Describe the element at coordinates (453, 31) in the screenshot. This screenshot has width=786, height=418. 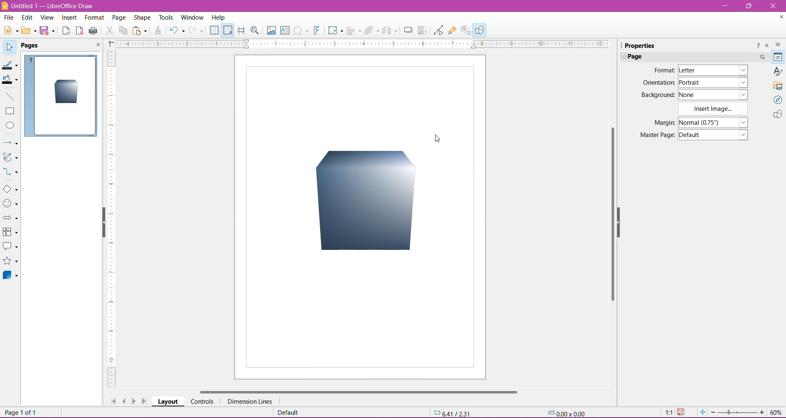
I see `Show Gluepoint Functions` at that location.